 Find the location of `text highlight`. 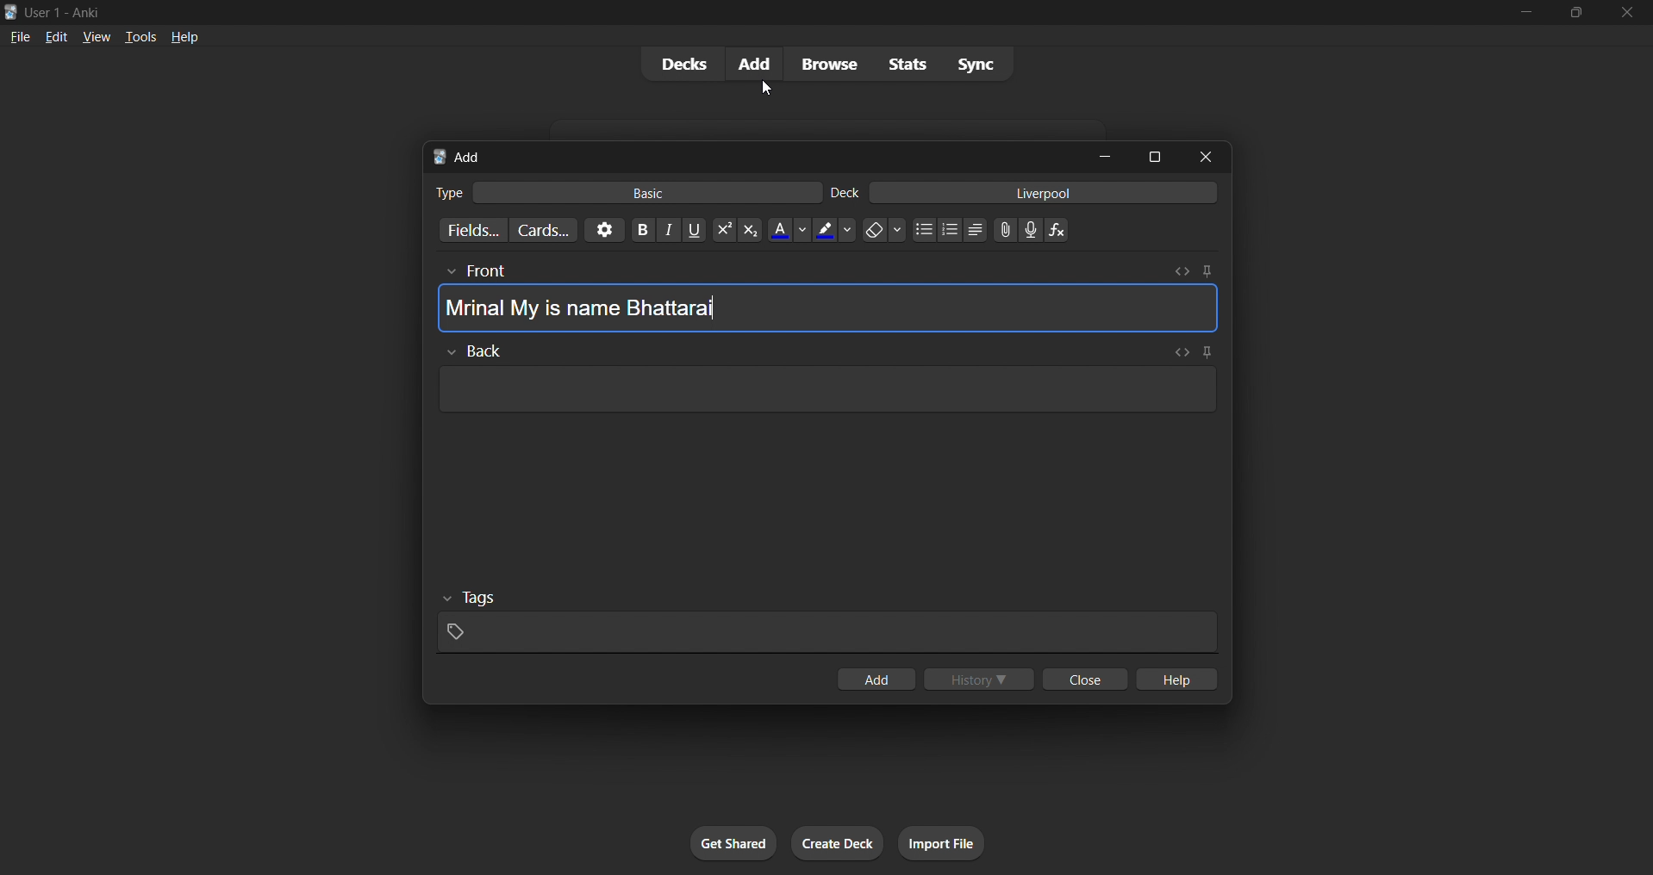

text highlight is located at coordinates (833, 231).